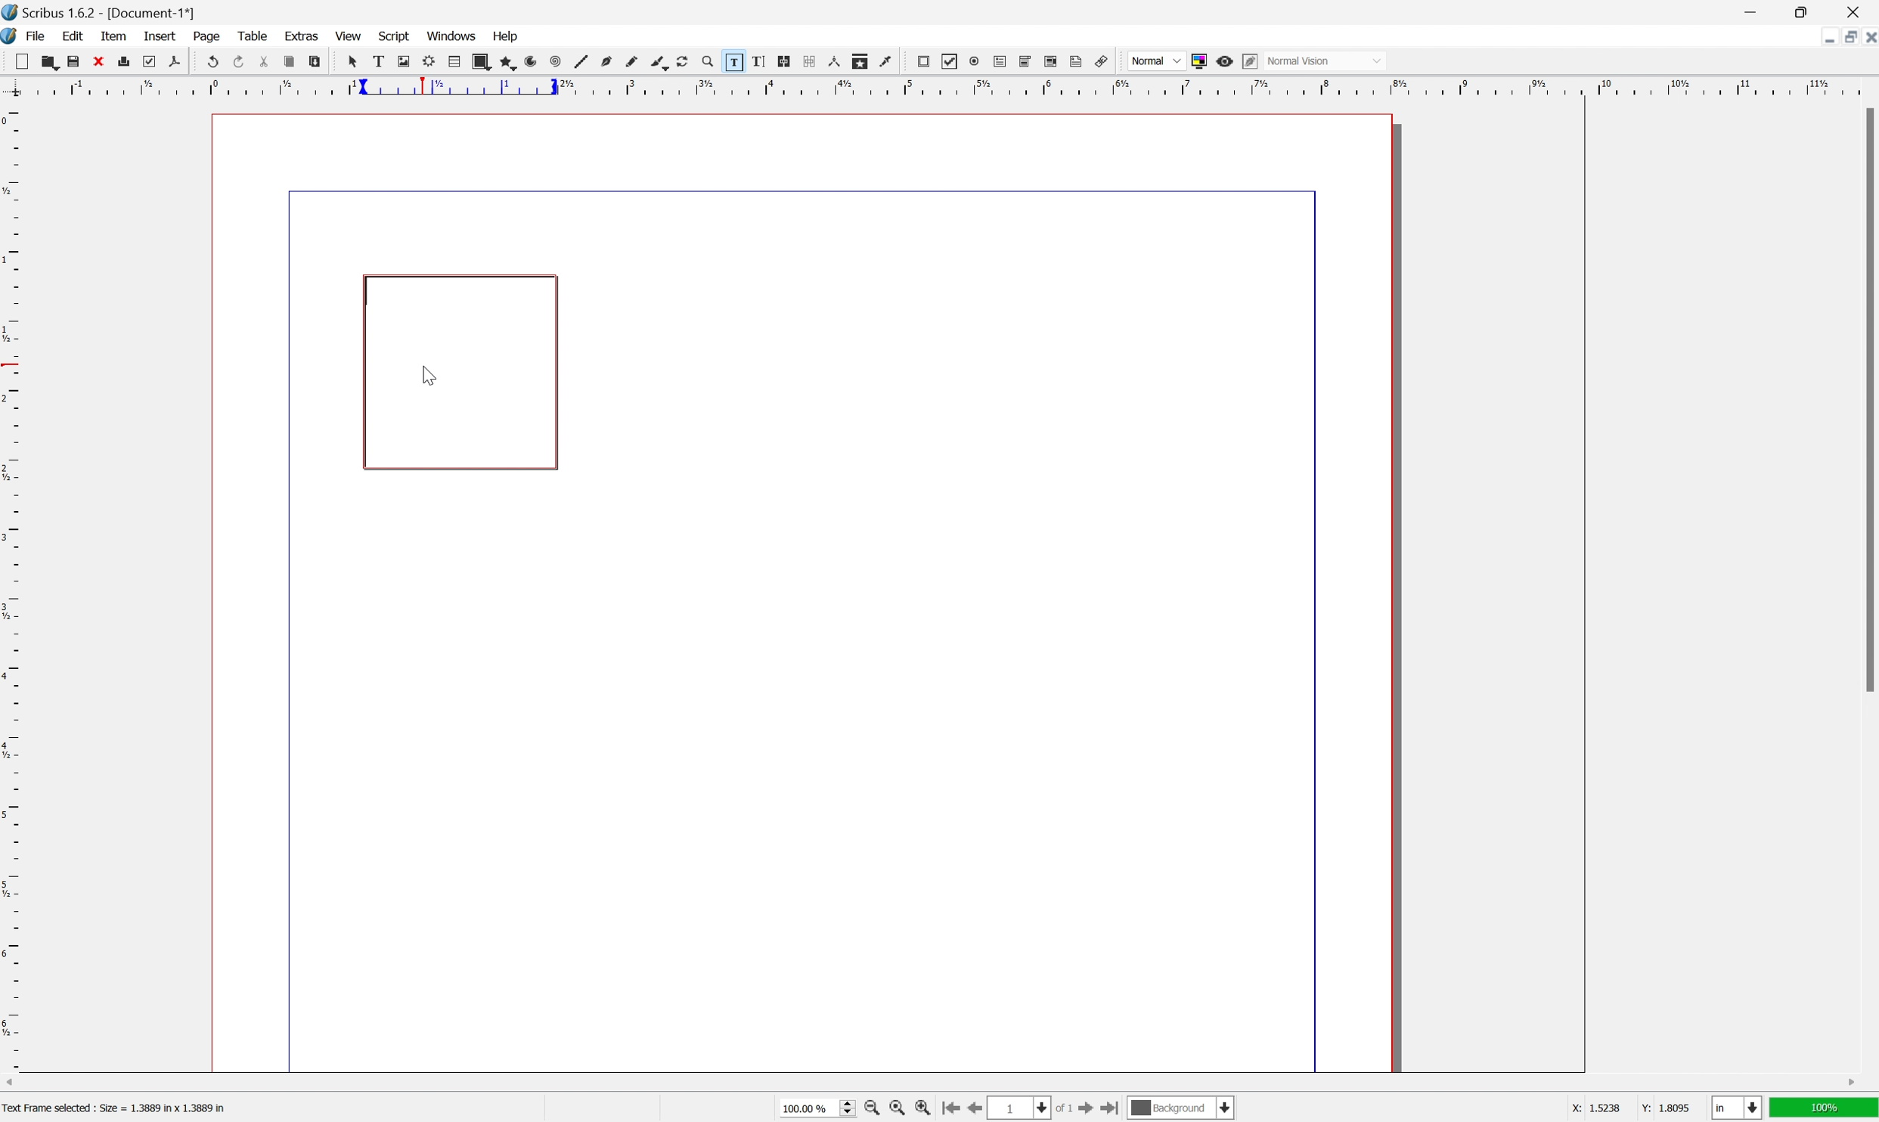 The width and height of the screenshot is (1879, 1122). Describe the element at coordinates (349, 37) in the screenshot. I see `view` at that location.